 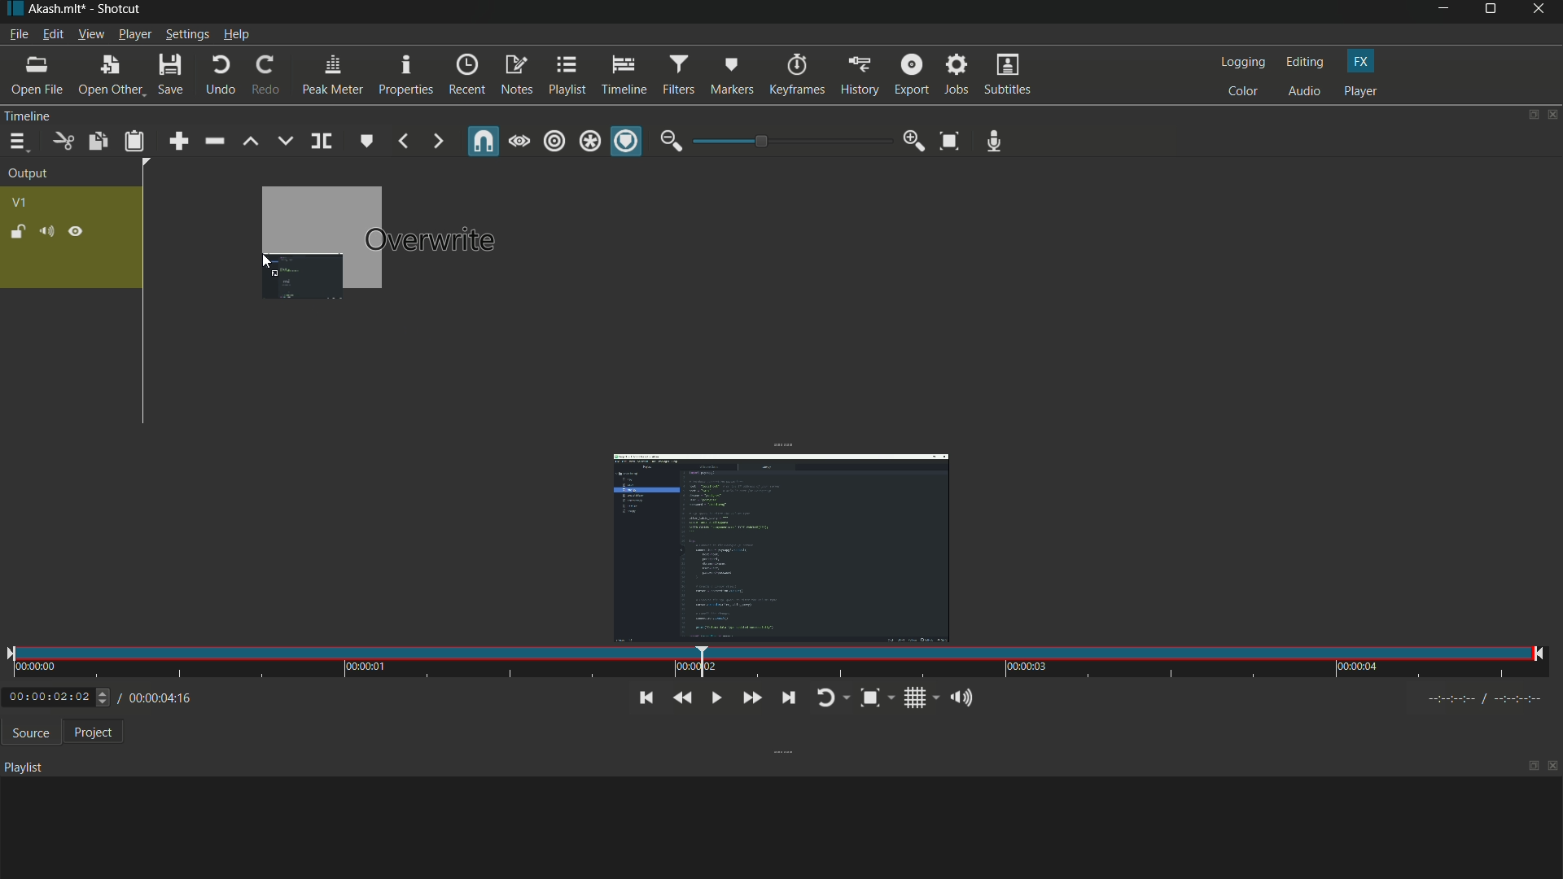 What do you see at coordinates (859, 77) in the screenshot?
I see `history` at bounding box center [859, 77].